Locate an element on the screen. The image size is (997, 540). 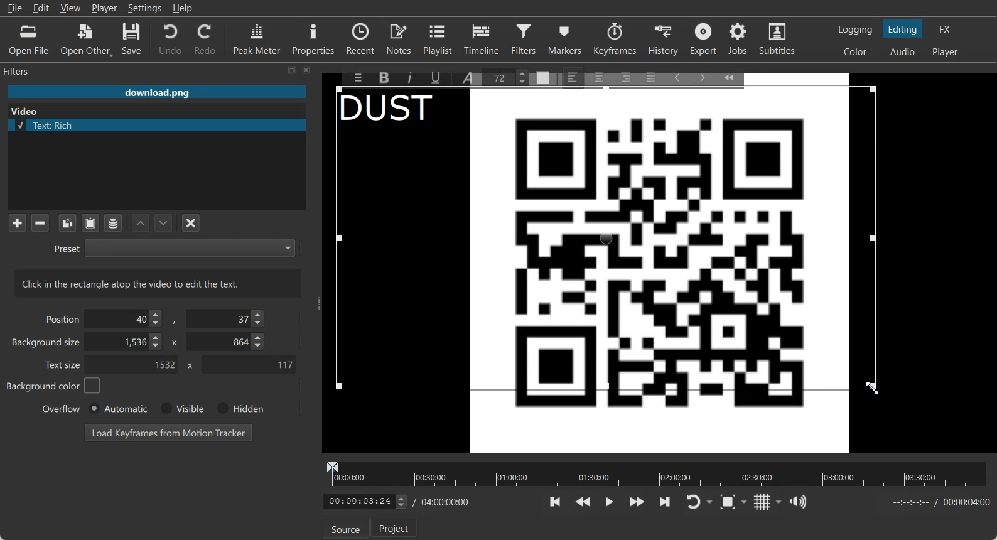
Background size is located at coordinates (47, 345).